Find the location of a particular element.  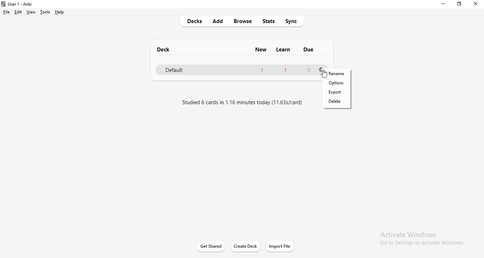

close is located at coordinates (475, 5).